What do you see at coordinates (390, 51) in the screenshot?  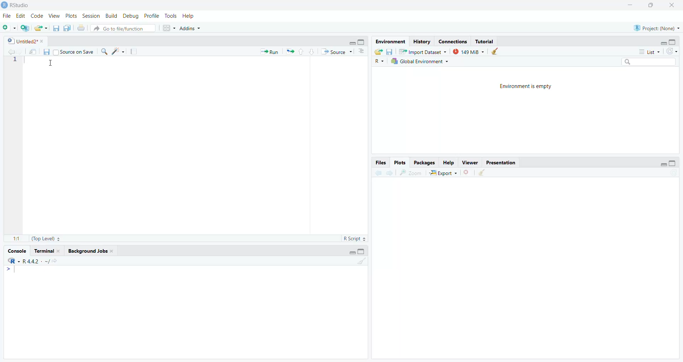 I see `Save workspace as` at bounding box center [390, 51].